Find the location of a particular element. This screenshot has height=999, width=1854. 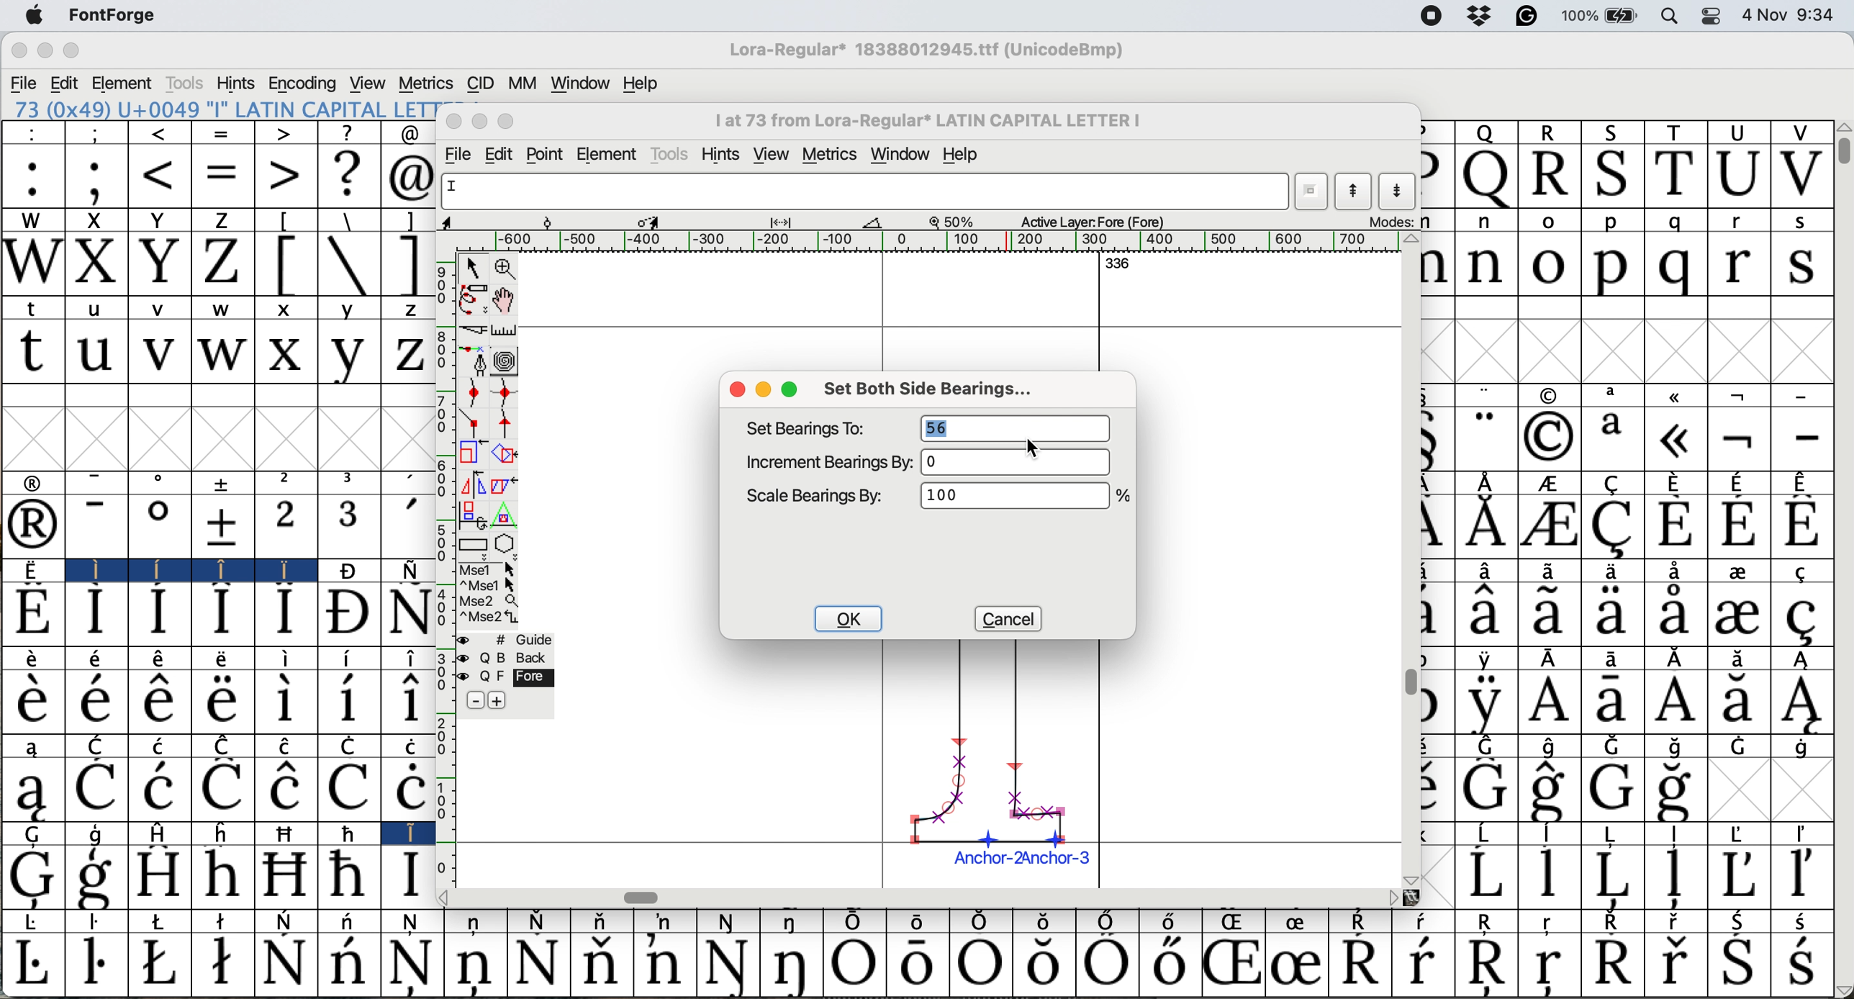

horizontal scale is located at coordinates (926, 242).